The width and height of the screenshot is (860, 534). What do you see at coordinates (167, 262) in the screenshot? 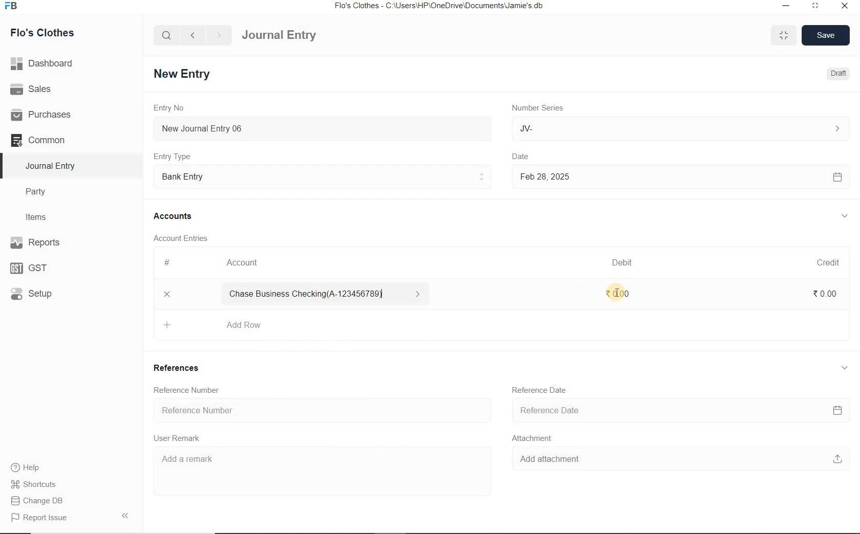
I see `#` at bounding box center [167, 262].